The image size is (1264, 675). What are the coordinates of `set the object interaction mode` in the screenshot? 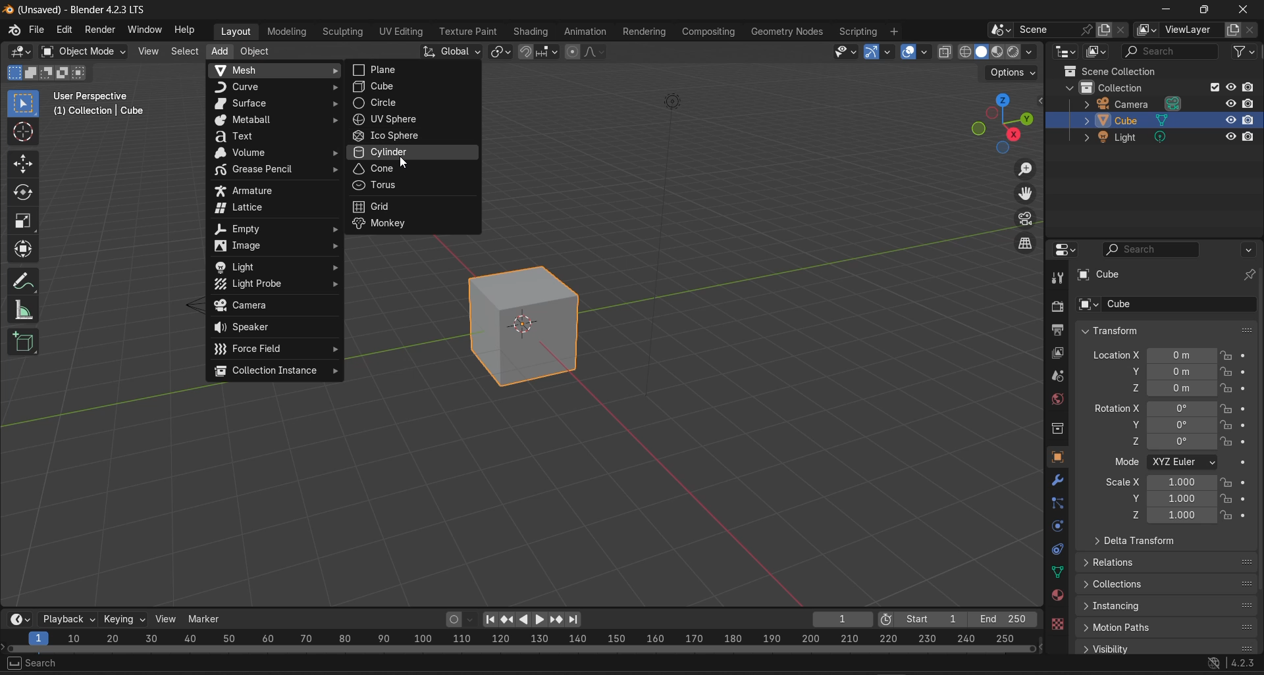 It's located at (84, 51).